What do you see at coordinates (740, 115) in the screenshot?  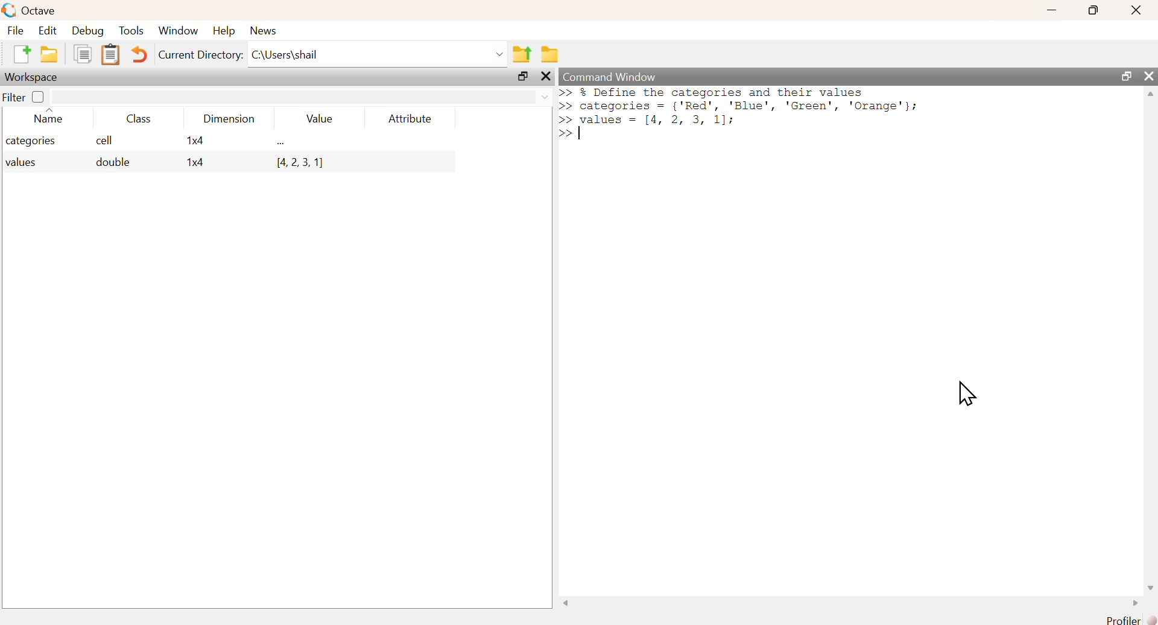 I see `>> % Define the categorles and their values

>> categories = {'Red', 'Blue', 'Green', 'Orange'};
>> values = [4, 2, 3, 1]:

>> |` at bounding box center [740, 115].